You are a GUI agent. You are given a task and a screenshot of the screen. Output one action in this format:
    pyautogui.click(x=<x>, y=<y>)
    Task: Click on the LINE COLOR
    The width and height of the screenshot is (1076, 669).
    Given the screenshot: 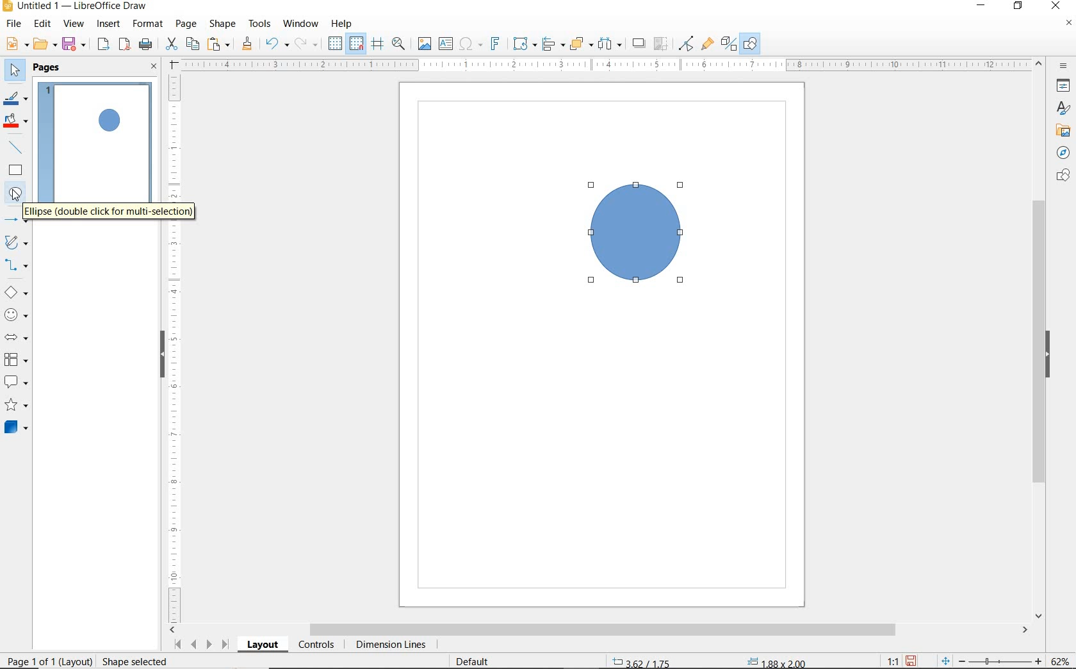 What is the action you would take?
    pyautogui.click(x=15, y=98)
    